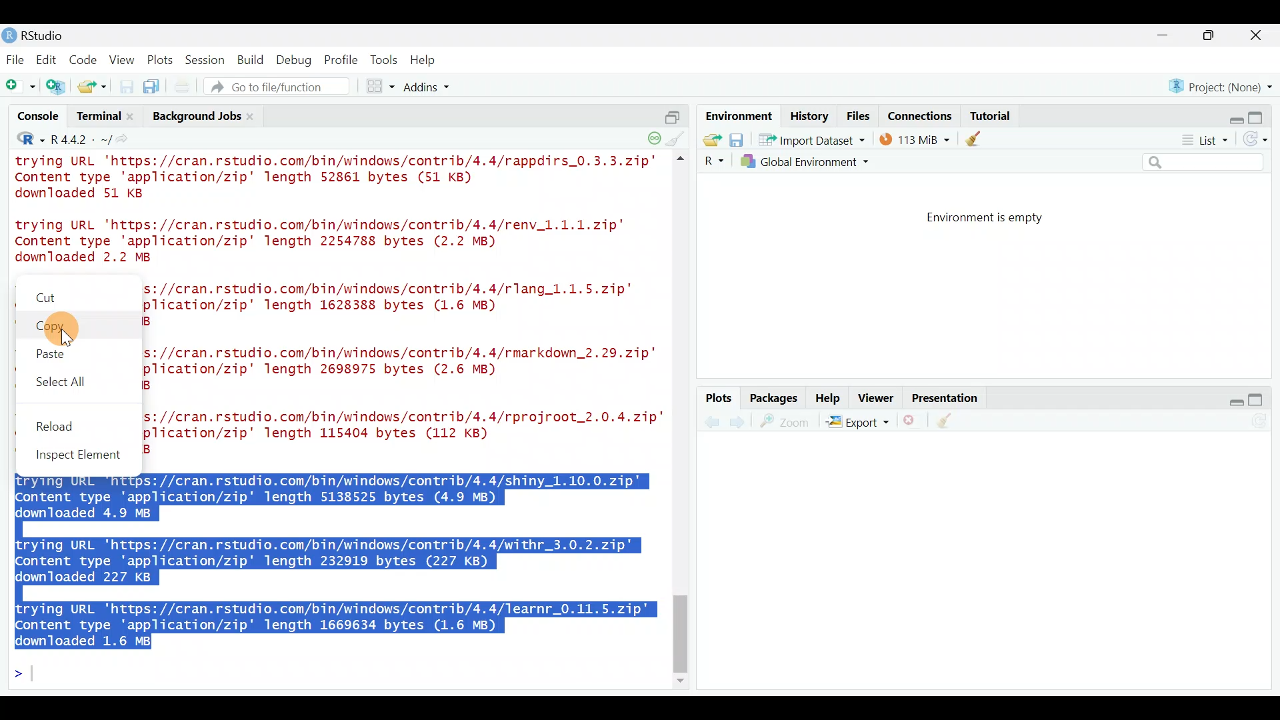 The width and height of the screenshot is (1280, 720). What do you see at coordinates (677, 137) in the screenshot?
I see `clear console` at bounding box center [677, 137].